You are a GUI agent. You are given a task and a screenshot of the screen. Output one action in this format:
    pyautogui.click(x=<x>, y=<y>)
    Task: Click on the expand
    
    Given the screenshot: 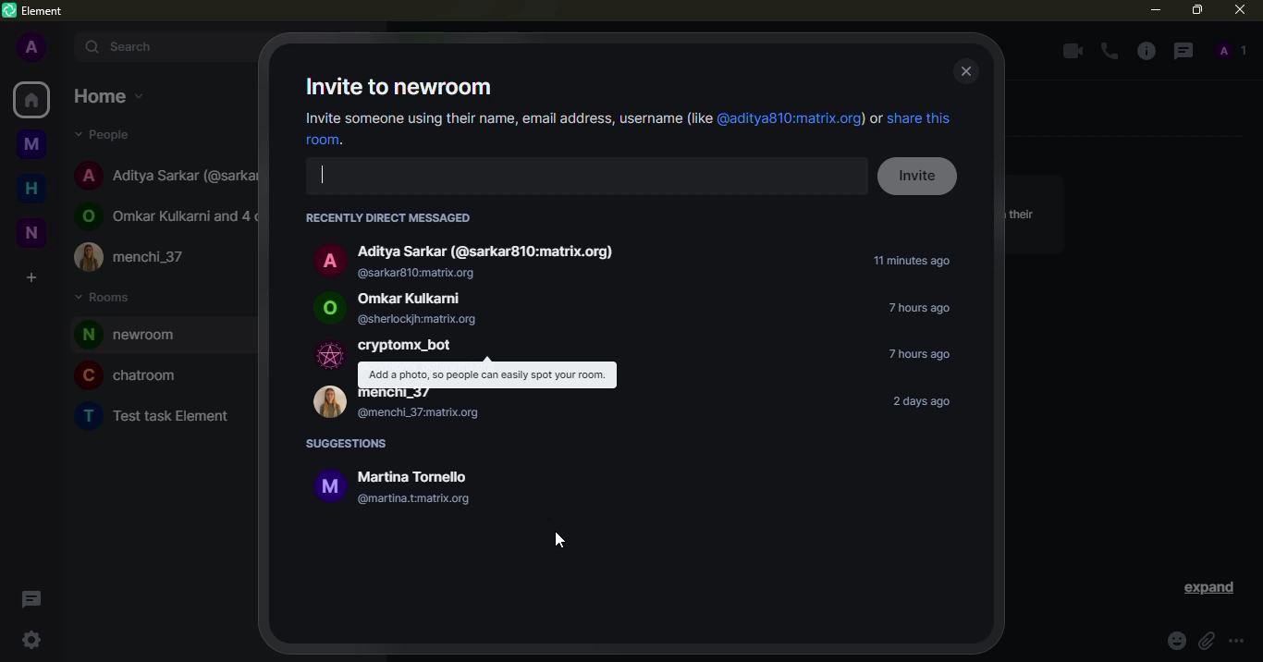 What is the action you would take?
    pyautogui.click(x=1210, y=590)
    